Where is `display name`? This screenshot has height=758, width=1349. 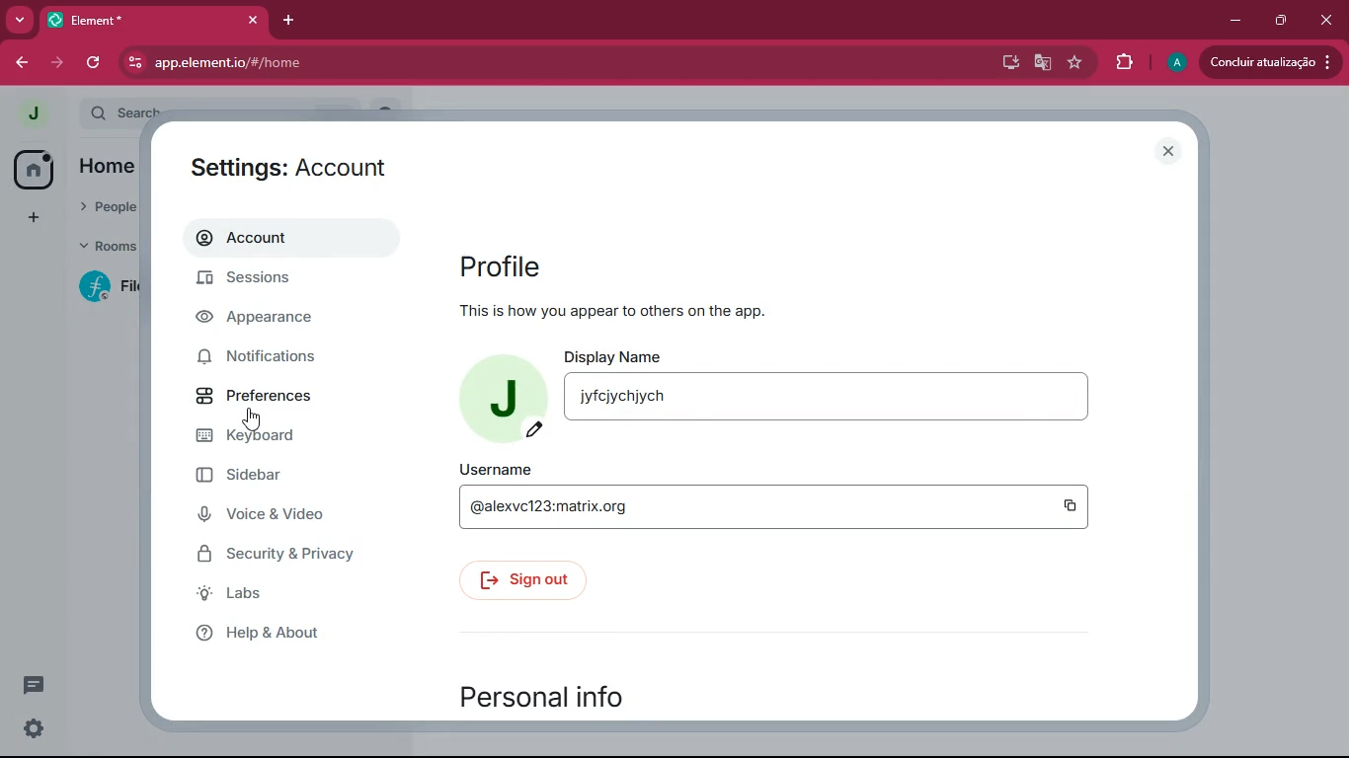
display name is located at coordinates (616, 357).